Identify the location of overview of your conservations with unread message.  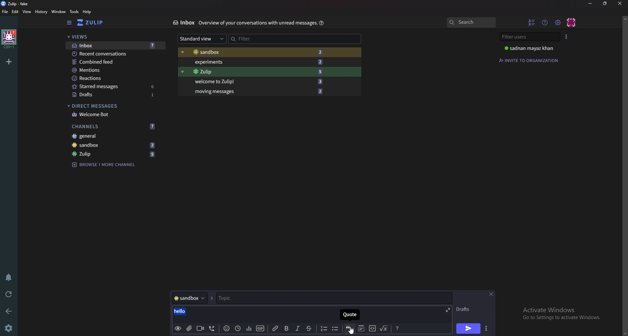
(257, 23).